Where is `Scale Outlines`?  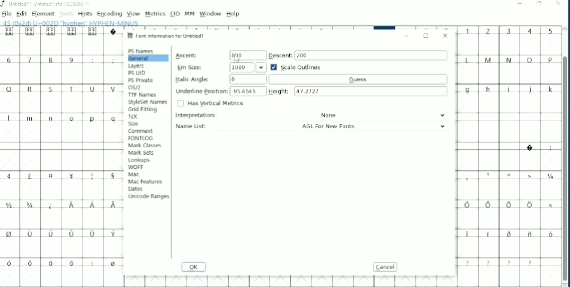
Scale Outlines is located at coordinates (296, 67).